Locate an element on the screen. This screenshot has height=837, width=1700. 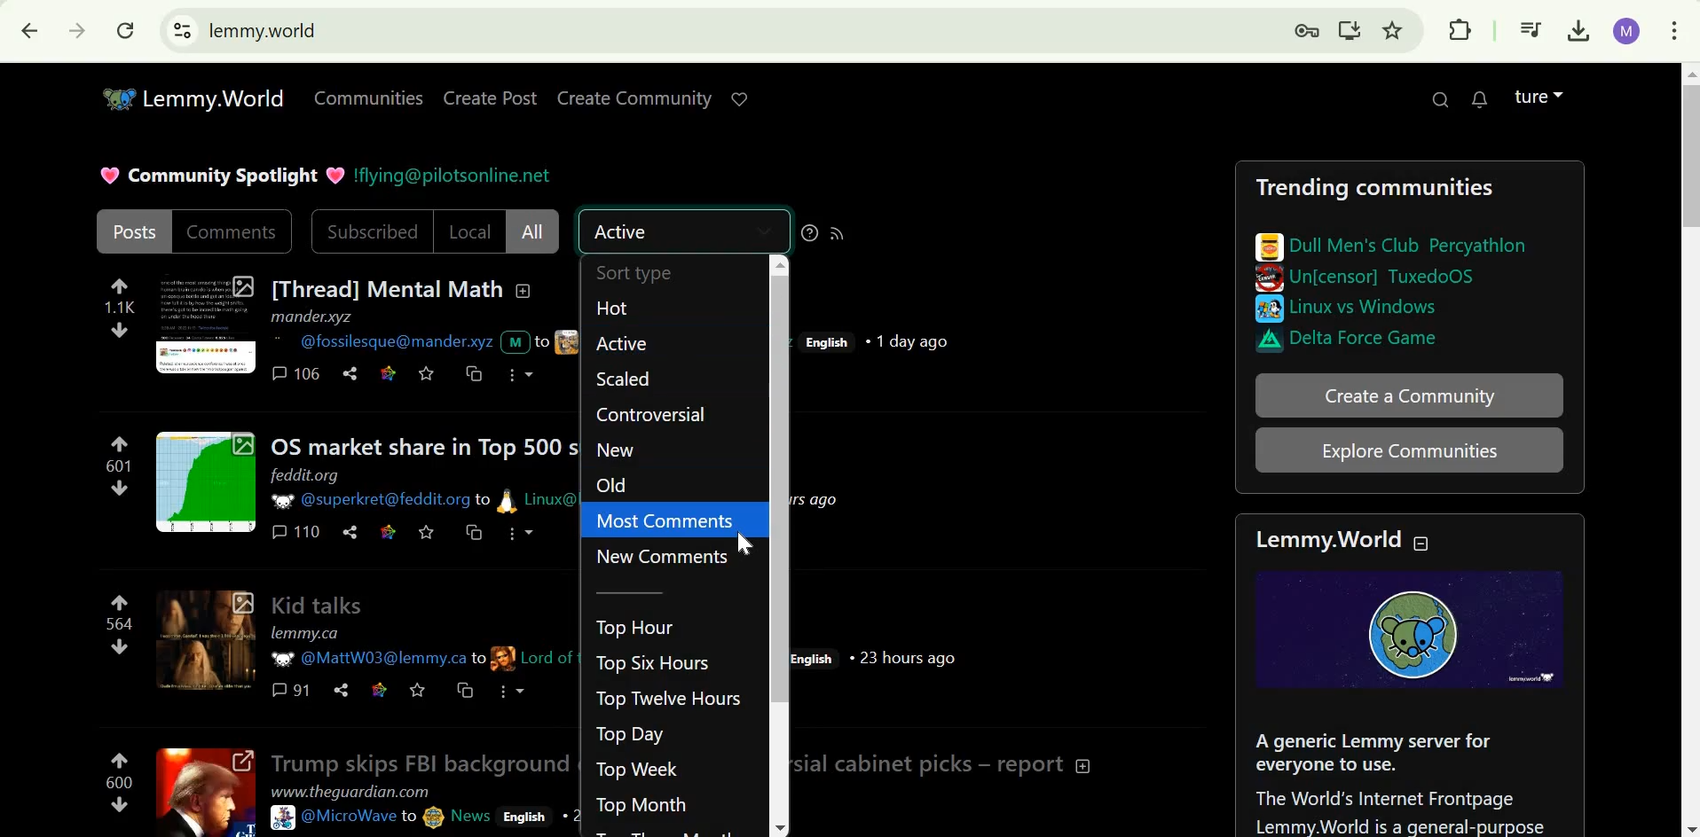
cross-post is located at coordinates (467, 692).